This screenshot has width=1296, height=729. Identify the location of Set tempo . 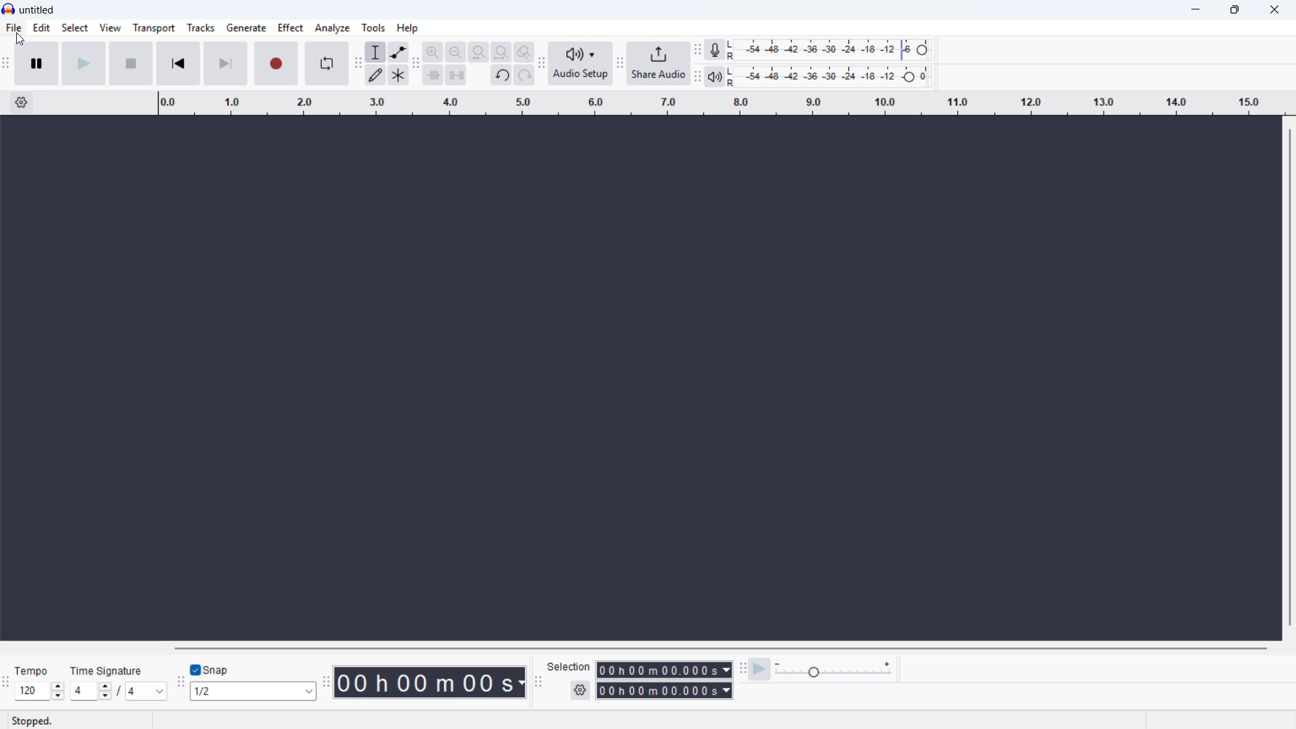
(39, 691).